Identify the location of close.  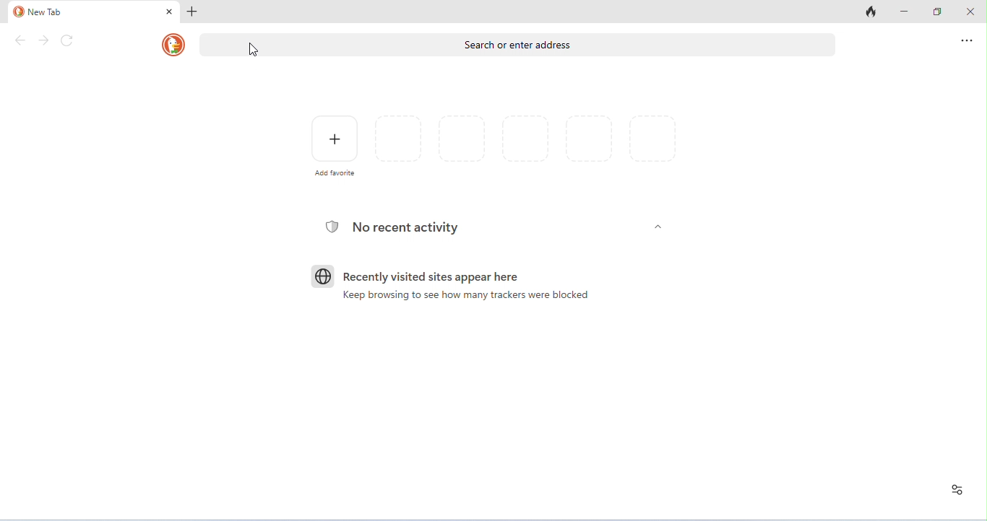
(970, 11).